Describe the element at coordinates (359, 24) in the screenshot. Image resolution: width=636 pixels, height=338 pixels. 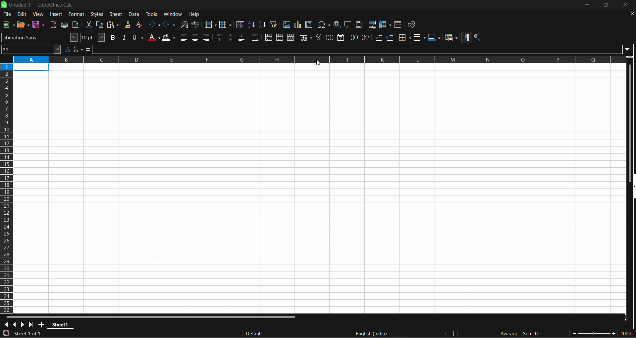
I see `headers and footers` at that location.